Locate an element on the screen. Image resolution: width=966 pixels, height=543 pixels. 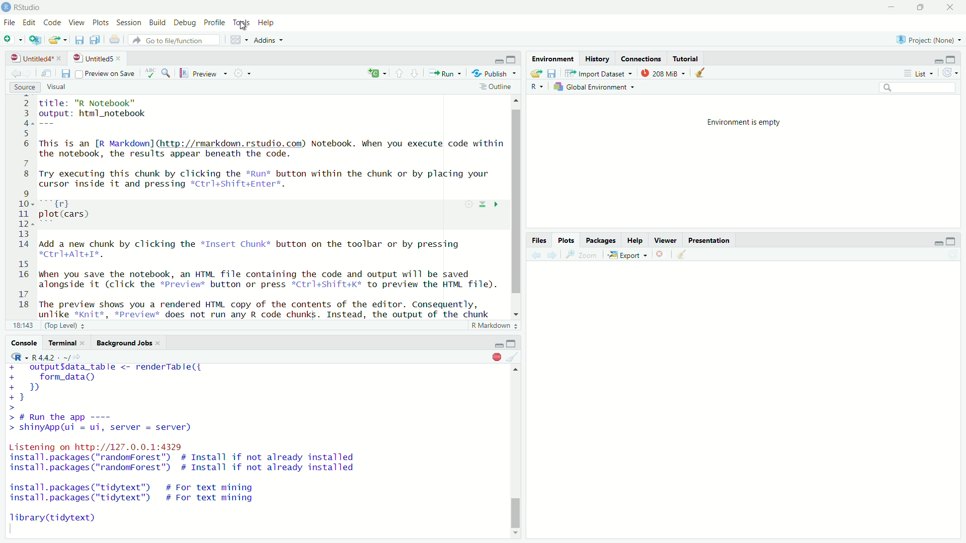
Outline is located at coordinates (495, 87).